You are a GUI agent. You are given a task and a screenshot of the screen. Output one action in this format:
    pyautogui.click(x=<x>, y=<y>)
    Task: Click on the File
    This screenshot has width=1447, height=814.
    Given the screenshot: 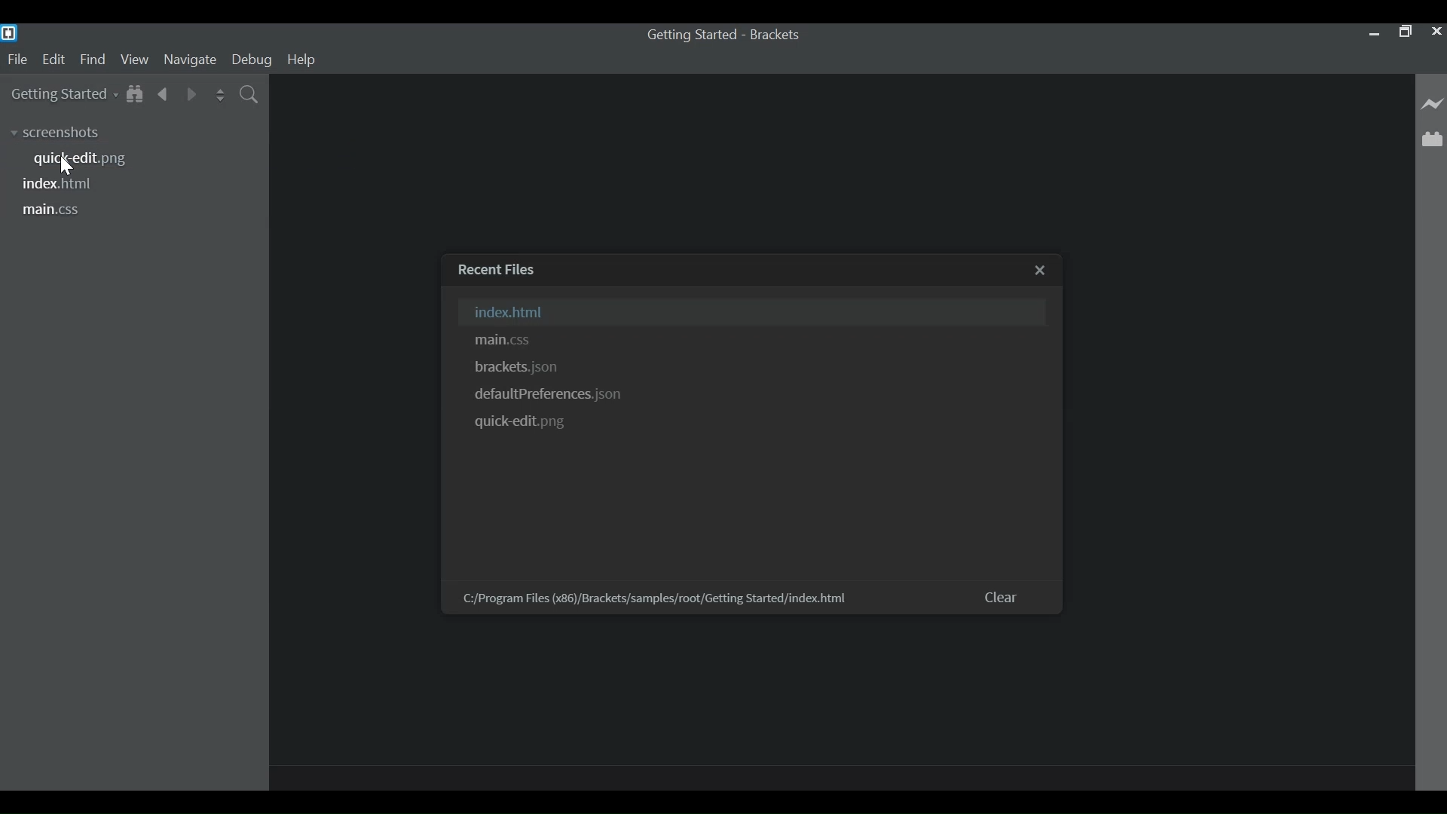 What is the action you would take?
    pyautogui.click(x=15, y=60)
    